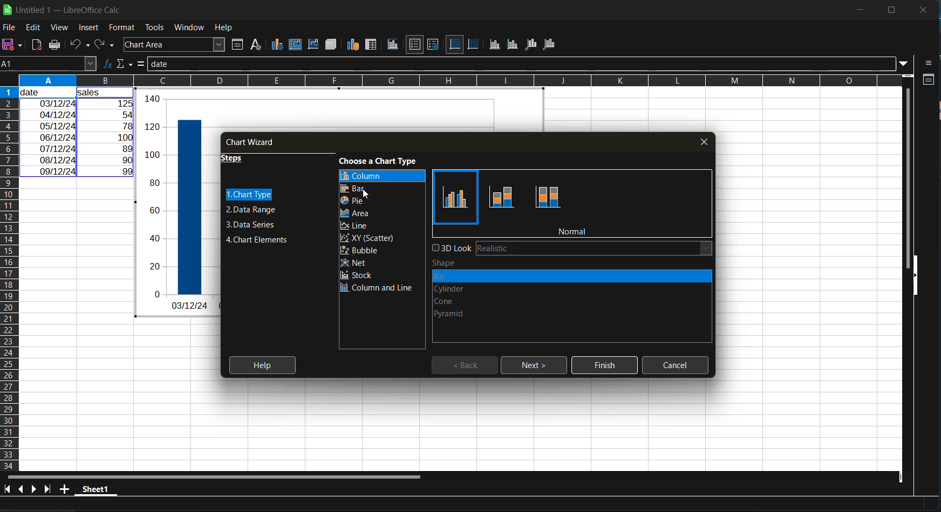 This screenshot has height=512, width=941. Describe the element at coordinates (249, 195) in the screenshot. I see `chart type` at that location.